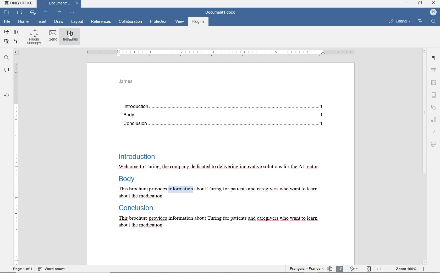  What do you see at coordinates (353, 269) in the screenshot?
I see `TRACK CHANGES` at bounding box center [353, 269].